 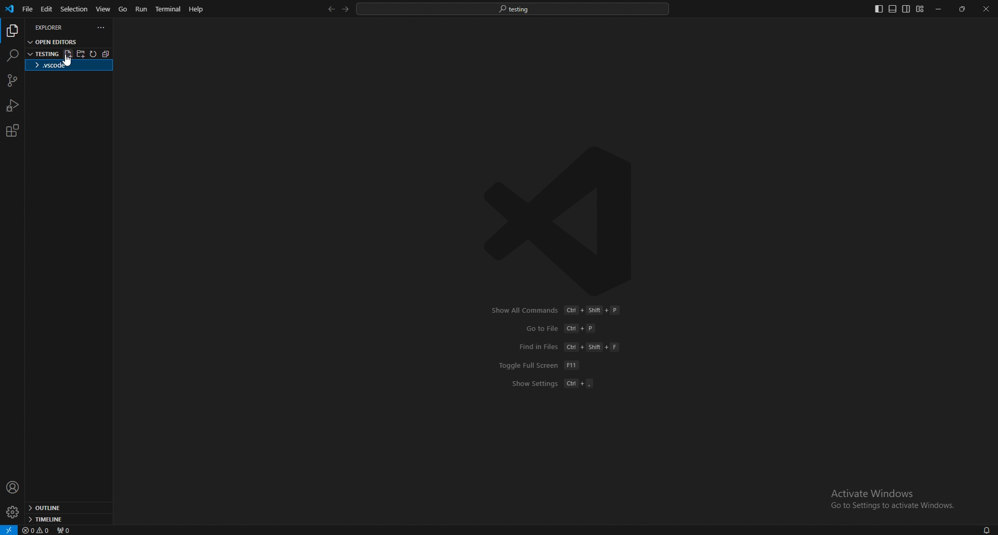 What do you see at coordinates (60, 65) in the screenshot?
I see `folder name` at bounding box center [60, 65].